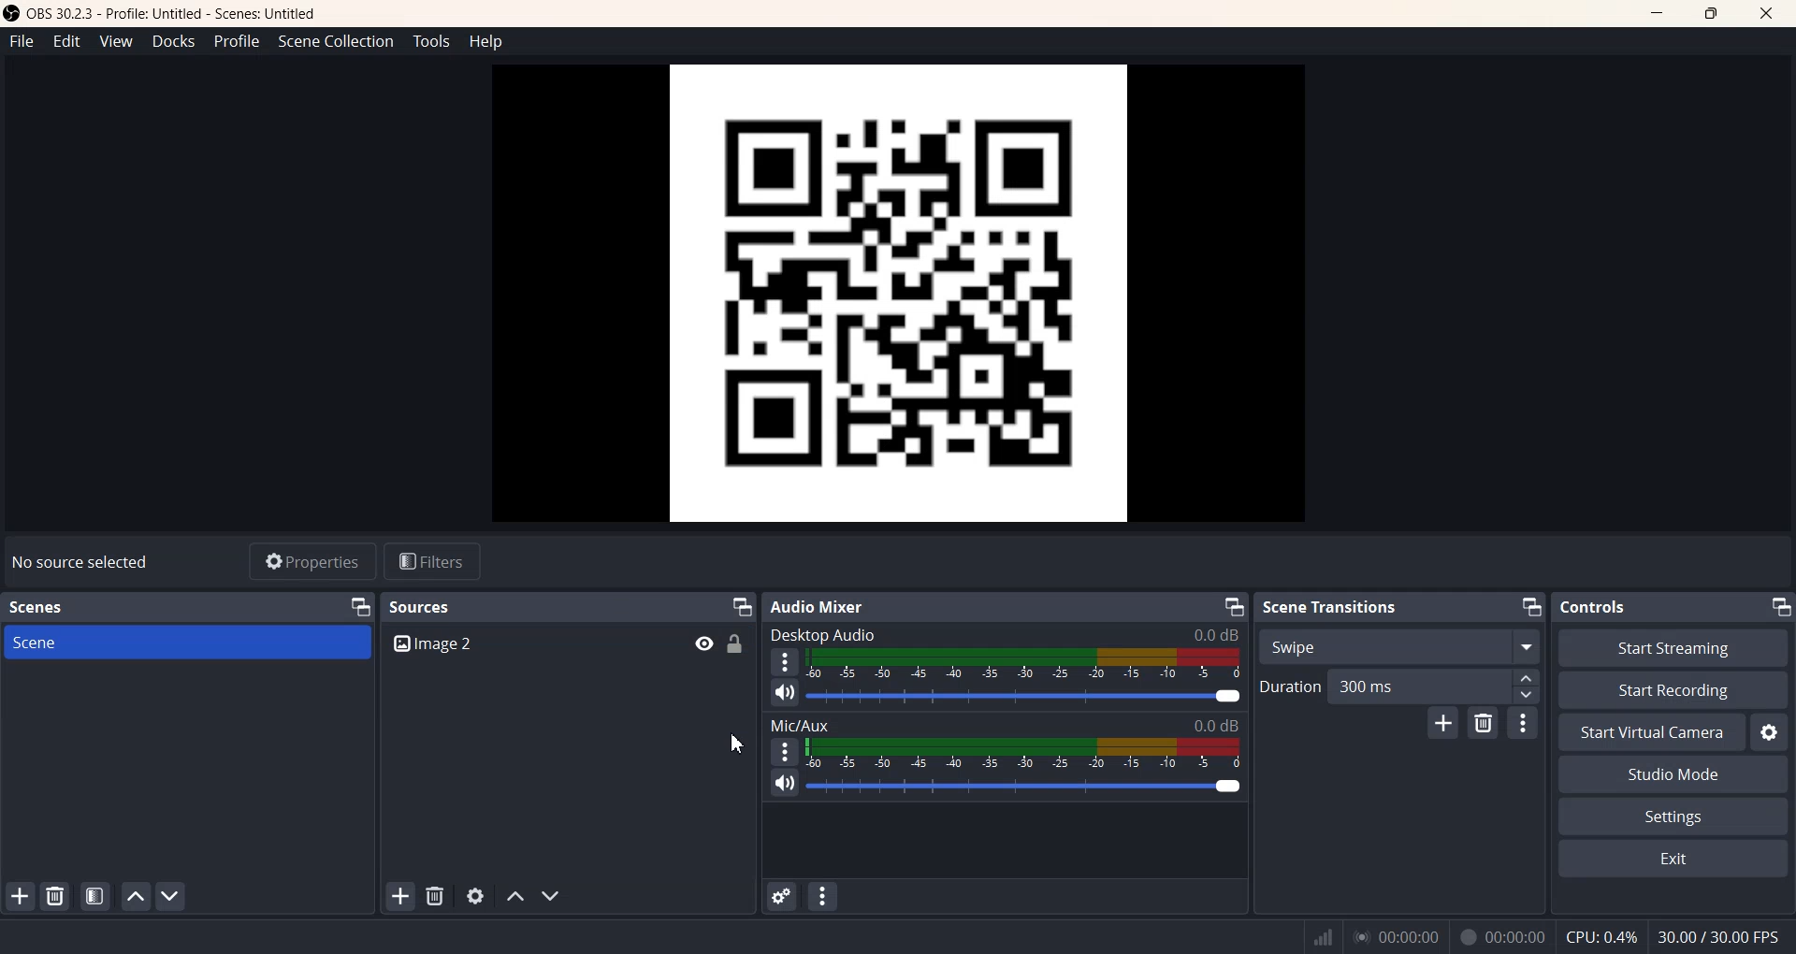  I want to click on Minimize, so click(1775, 604).